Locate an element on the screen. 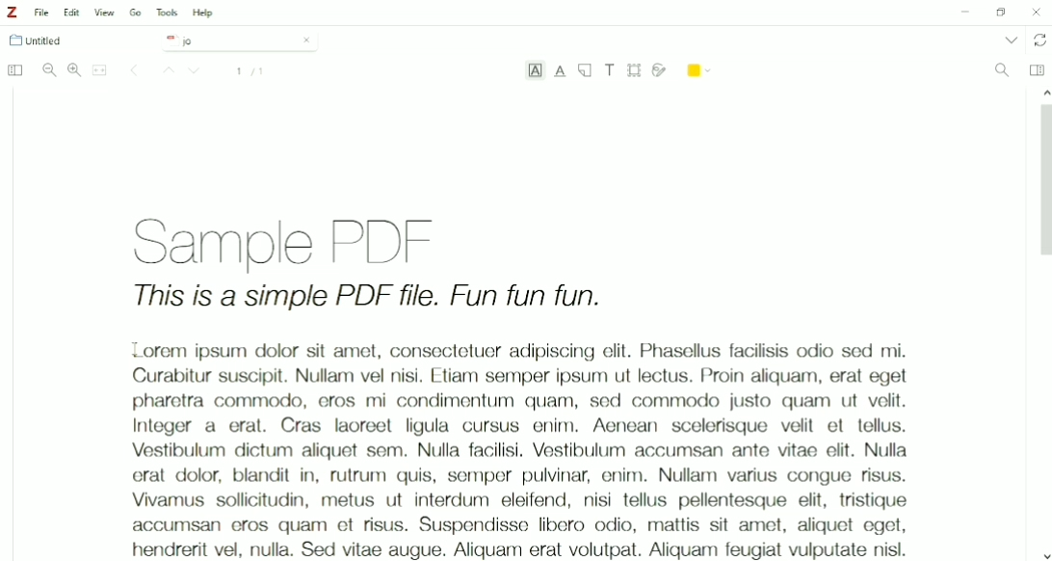  Close is located at coordinates (306, 40).